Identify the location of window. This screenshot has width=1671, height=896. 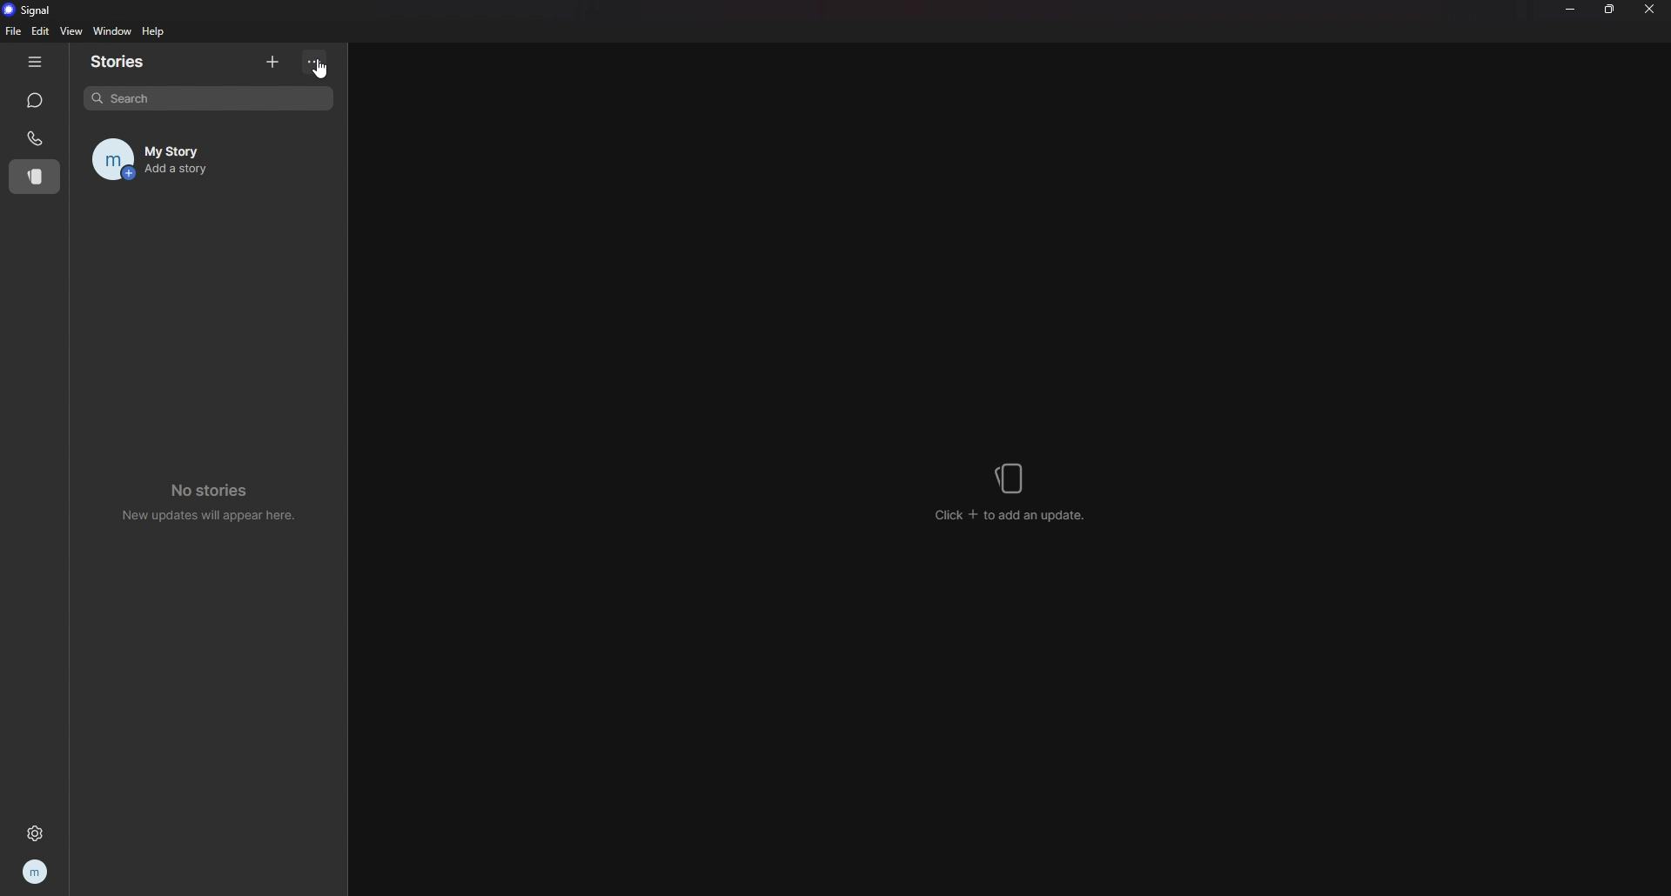
(115, 32).